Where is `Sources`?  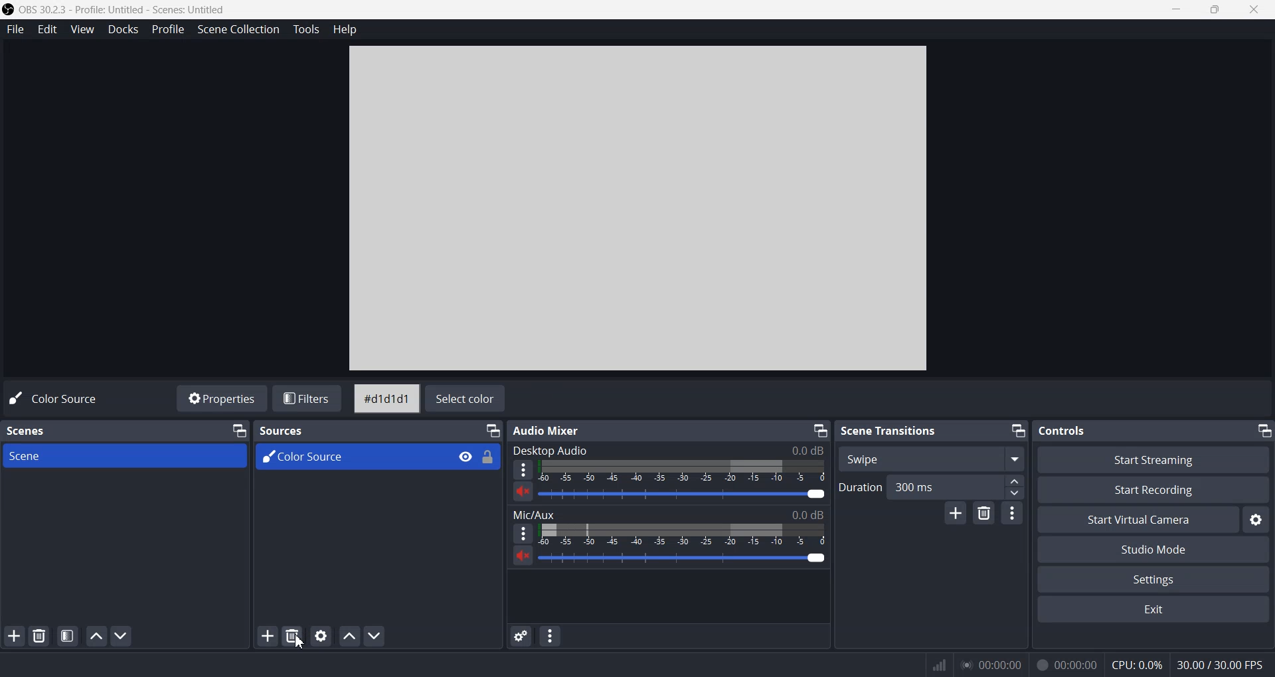 Sources is located at coordinates (283, 429).